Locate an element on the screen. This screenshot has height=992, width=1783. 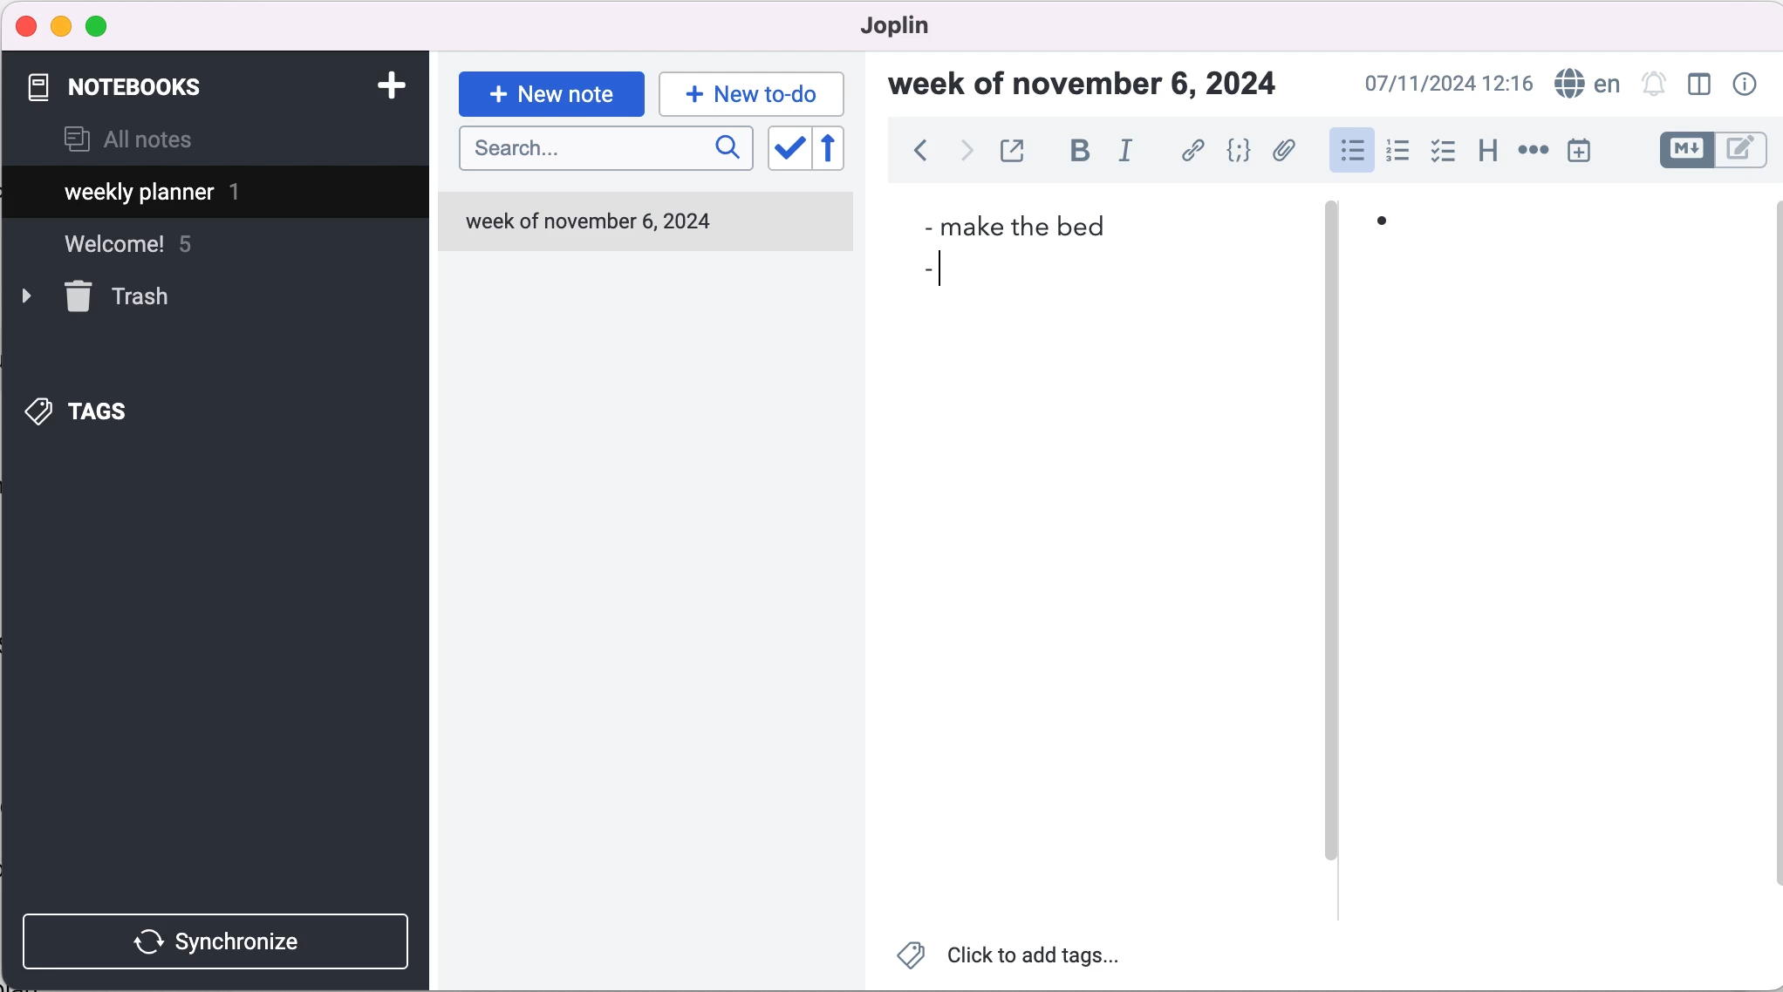
set alarm is located at coordinates (1655, 86).